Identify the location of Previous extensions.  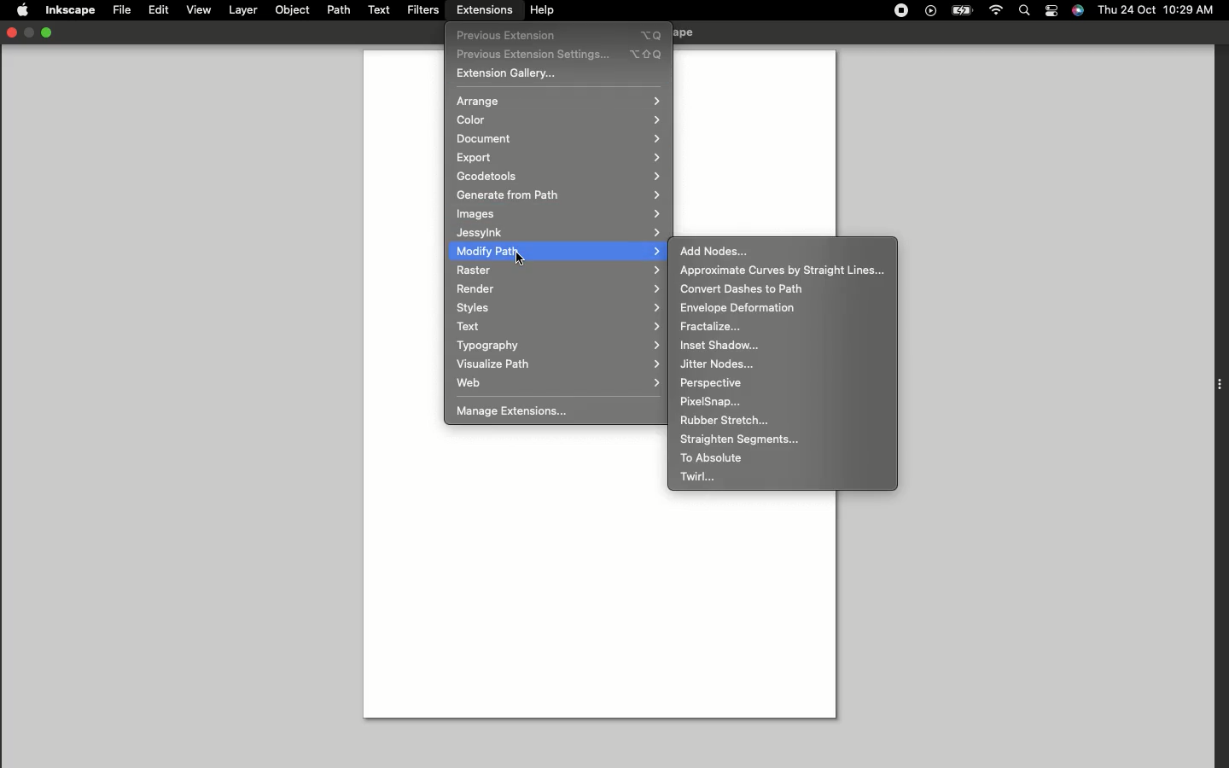
(559, 35).